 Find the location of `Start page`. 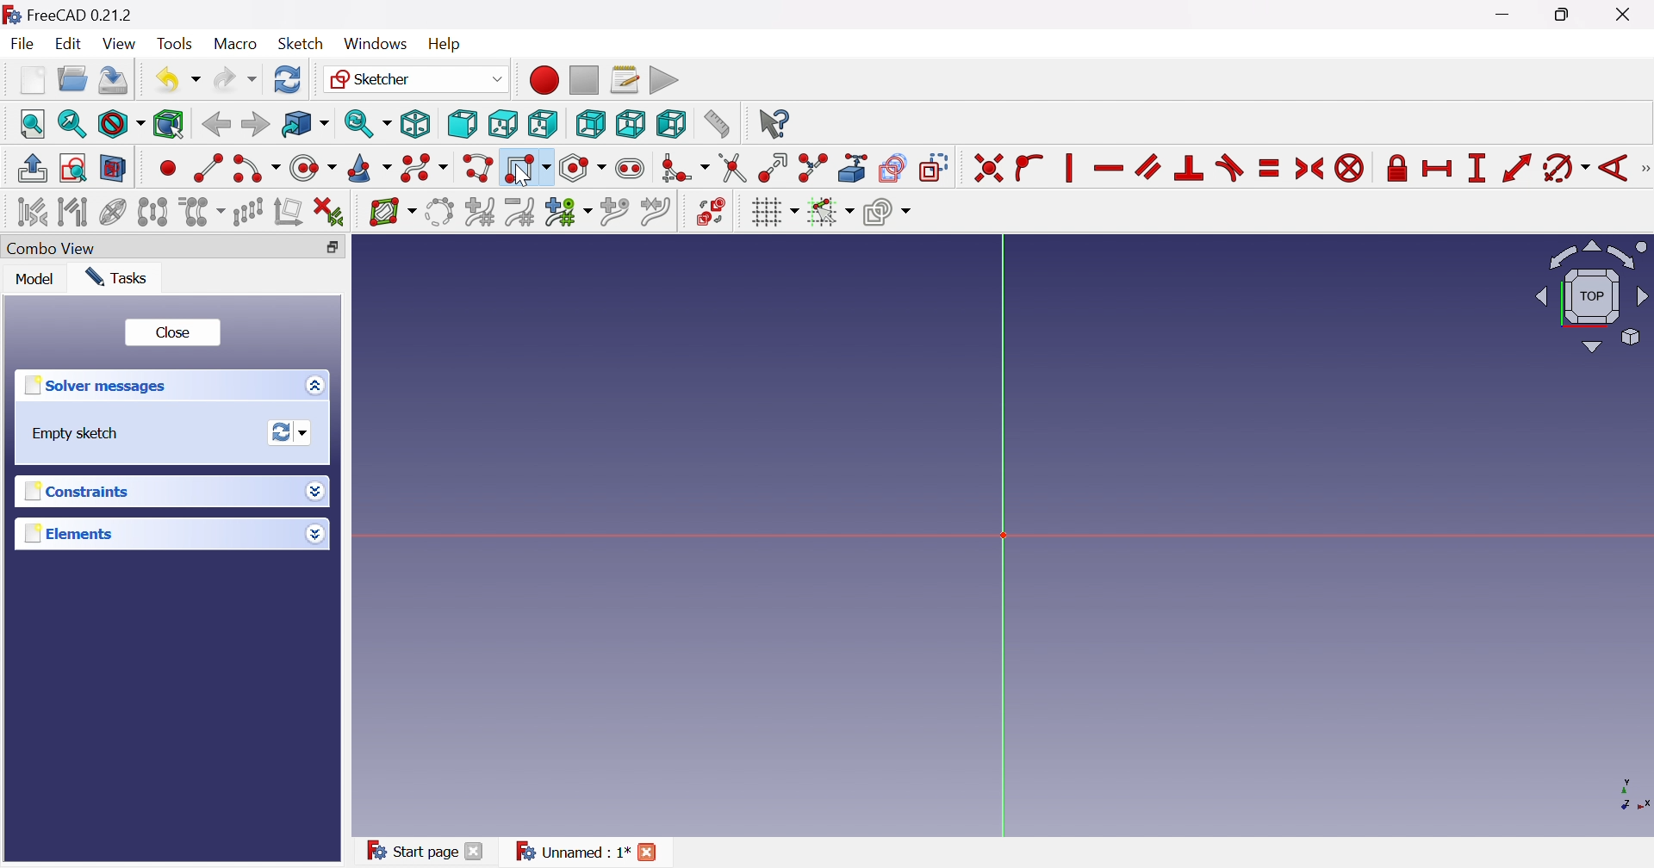

Start page is located at coordinates (408, 850).